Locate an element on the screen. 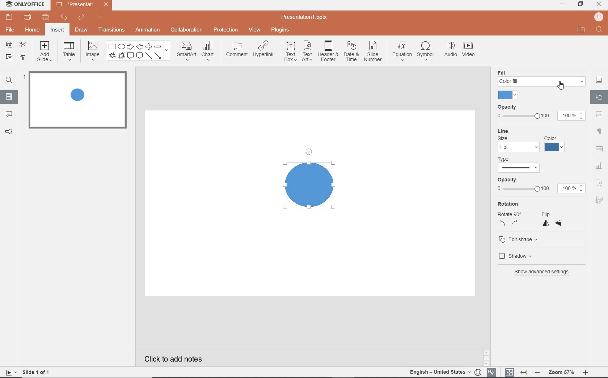 Image resolution: width=608 pixels, height=378 pixels. symbol is located at coordinates (425, 51).